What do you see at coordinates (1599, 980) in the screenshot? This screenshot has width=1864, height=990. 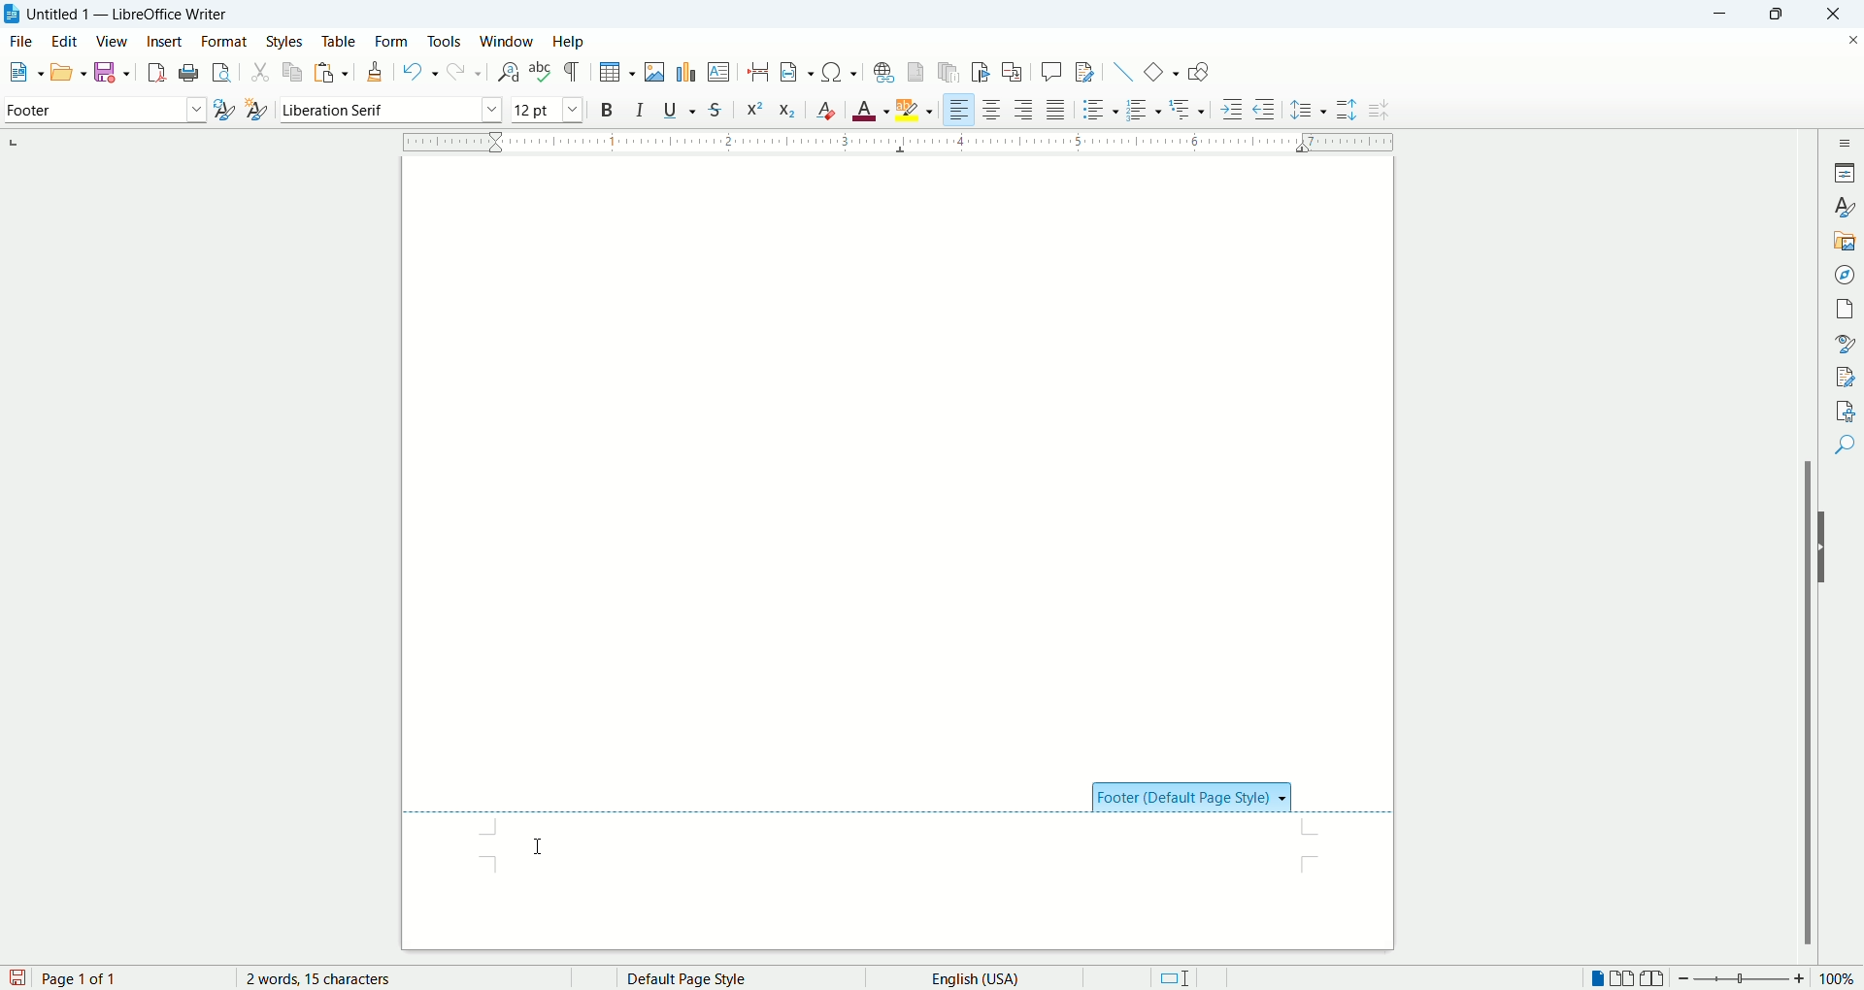 I see `single page view` at bounding box center [1599, 980].